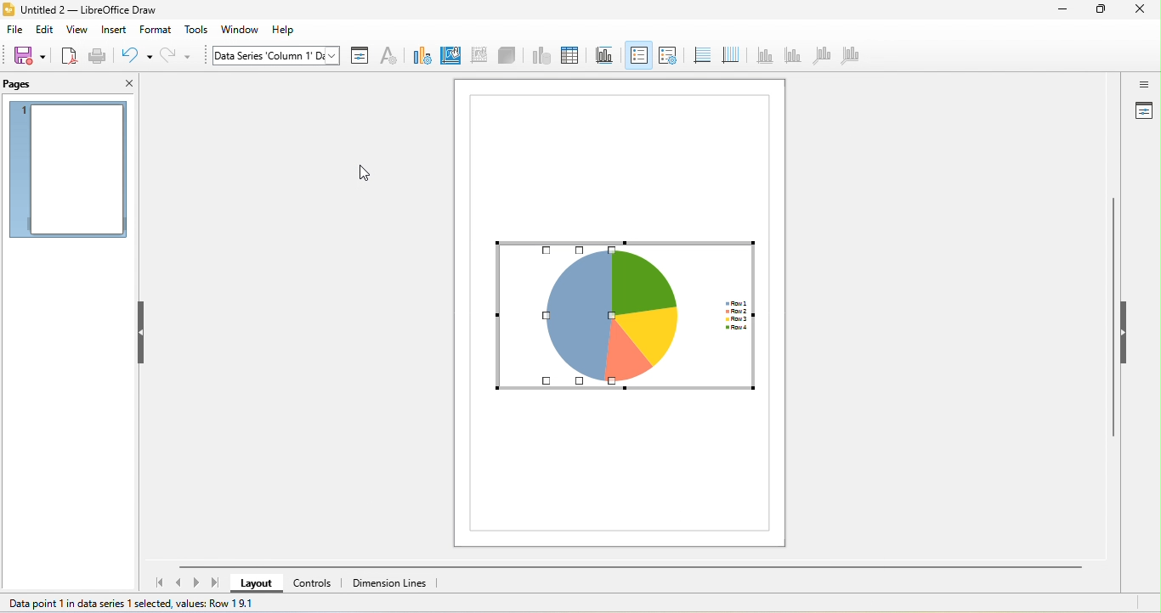  I want to click on format chat wall, so click(477, 54).